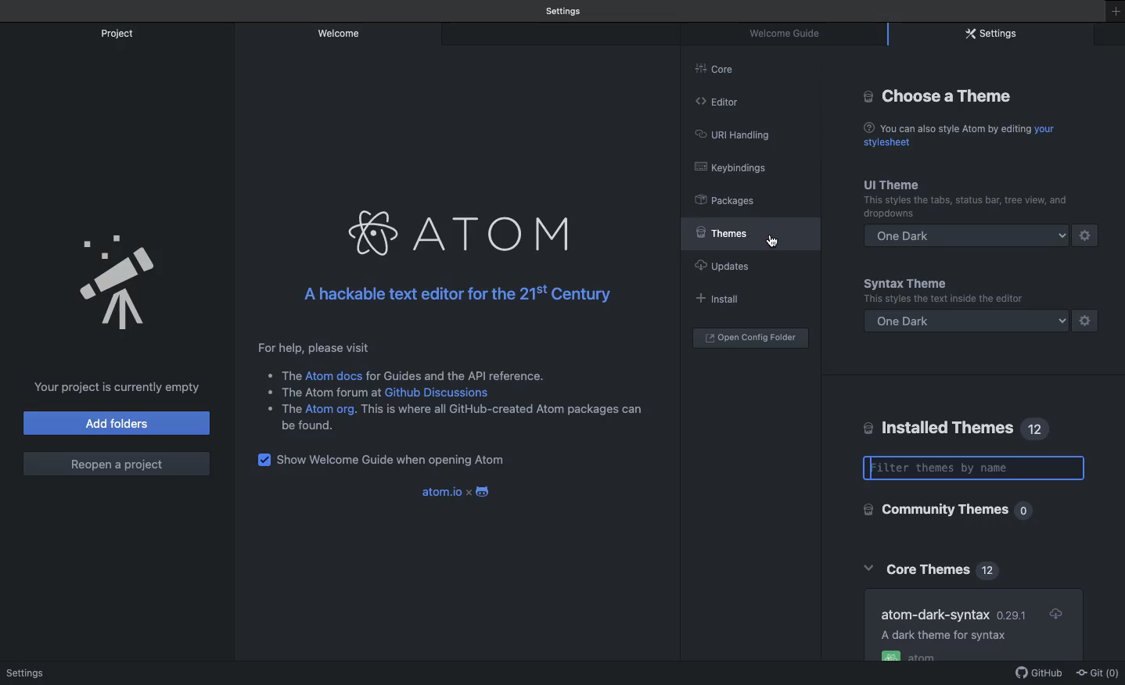 Image resolution: width=1125 pixels, height=685 pixels. What do you see at coordinates (729, 199) in the screenshot?
I see `Packages` at bounding box center [729, 199].